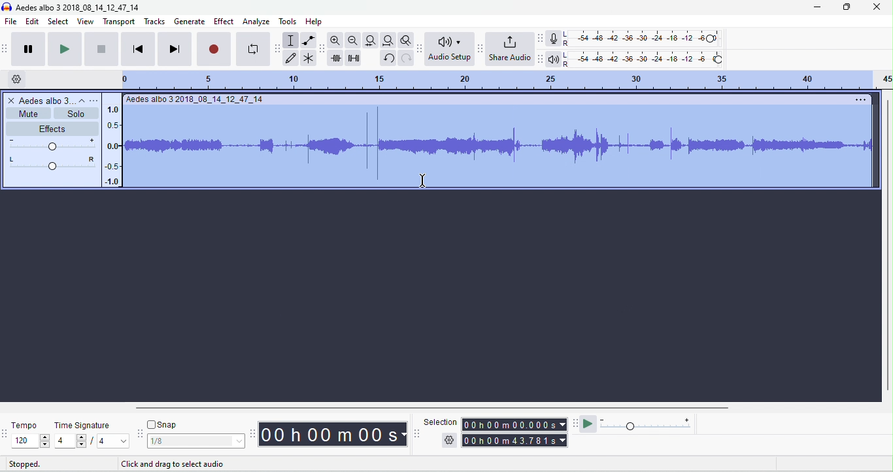 The image size is (893, 472). Describe the element at coordinates (174, 49) in the screenshot. I see `skip to end` at that location.